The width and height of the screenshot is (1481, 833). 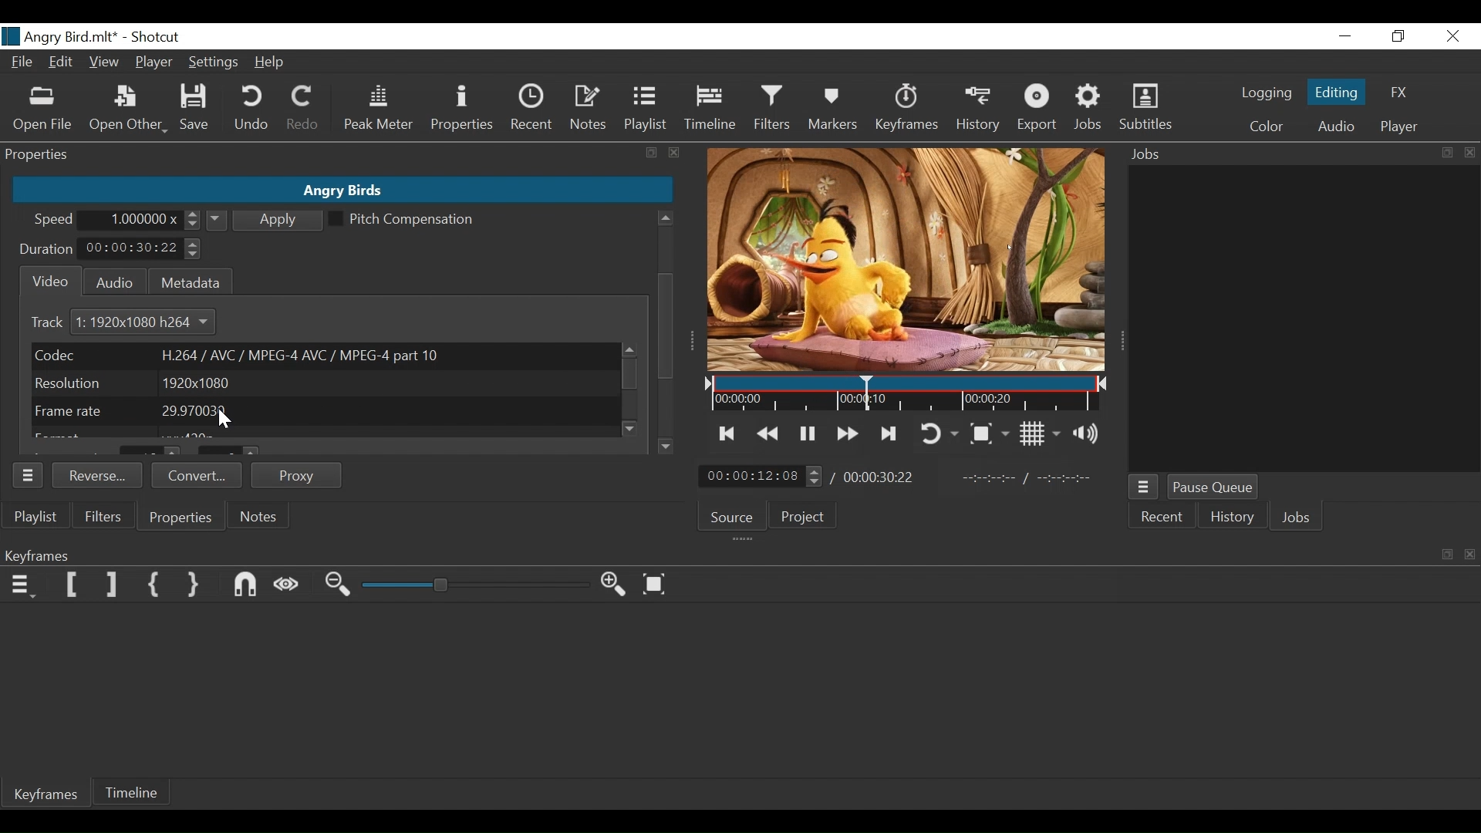 I want to click on Play backward quickly, so click(x=767, y=433).